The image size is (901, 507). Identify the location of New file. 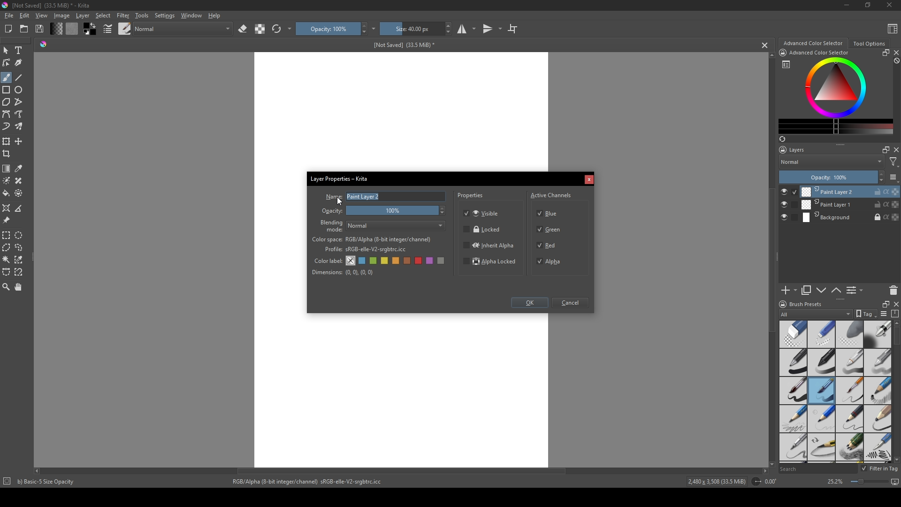
(7, 30).